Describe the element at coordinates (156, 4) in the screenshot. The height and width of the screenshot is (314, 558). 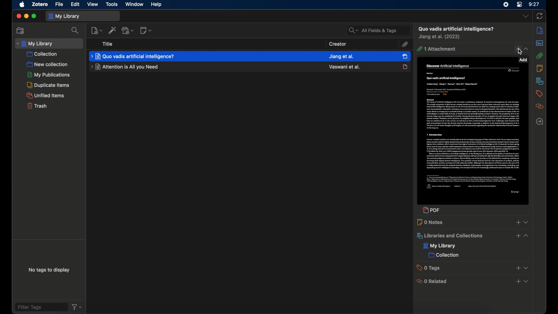
I see `help` at that location.